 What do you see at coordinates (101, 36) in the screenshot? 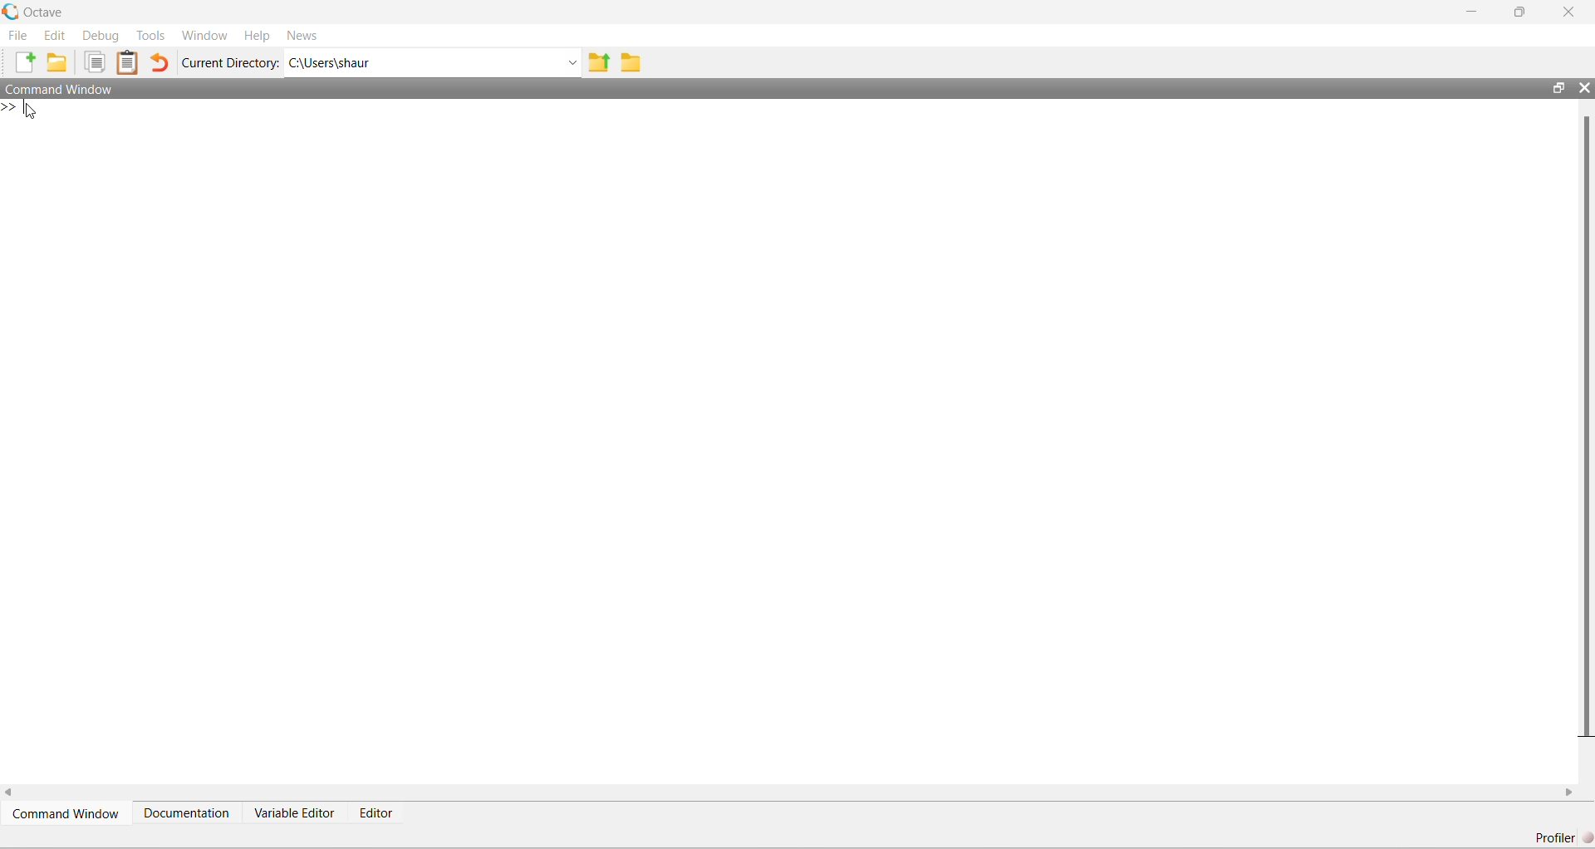
I see `Debug` at bounding box center [101, 36].